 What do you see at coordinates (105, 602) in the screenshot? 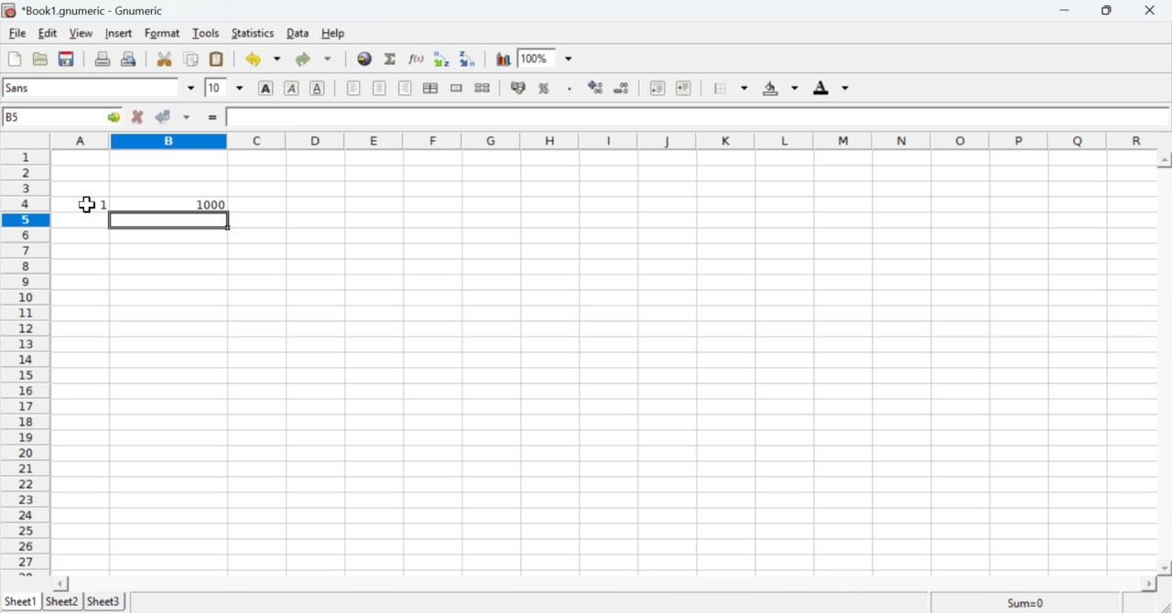
I see `Sheet 3` at bounding box center [105, 602].